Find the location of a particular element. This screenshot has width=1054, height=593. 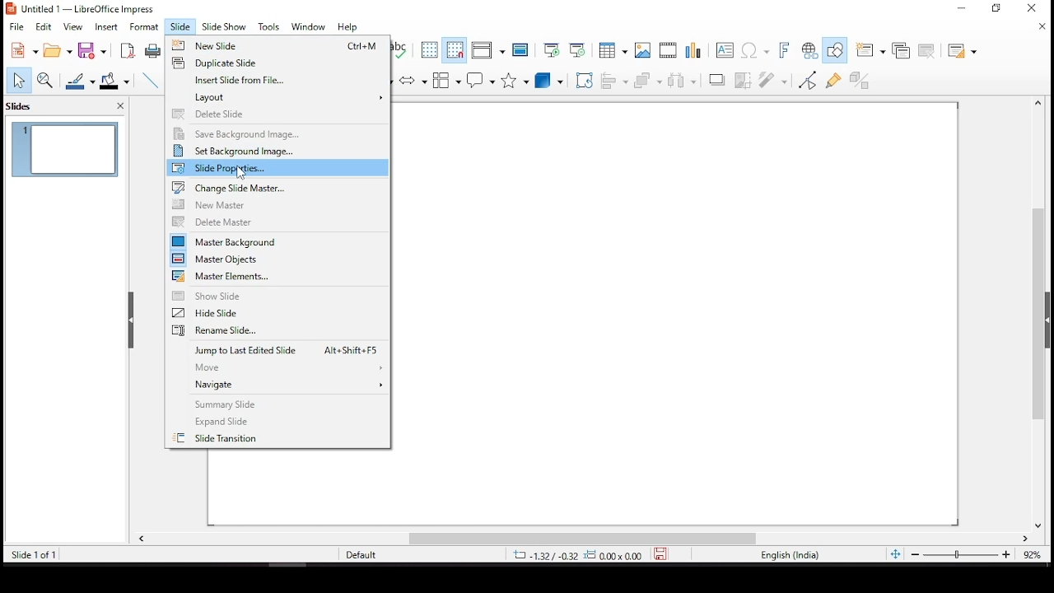

slide layout is located at coordinates (961, 49).